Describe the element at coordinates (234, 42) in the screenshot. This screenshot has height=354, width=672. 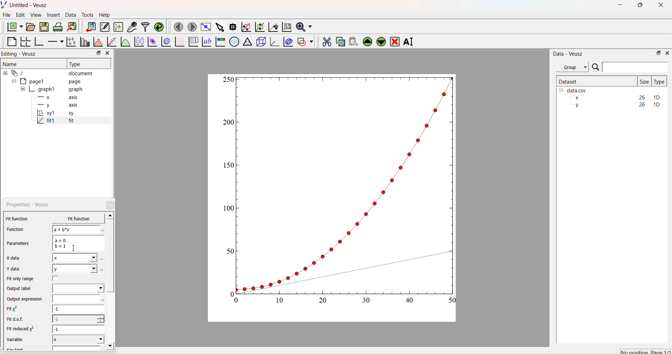
I see `Polar Graph` at that location.